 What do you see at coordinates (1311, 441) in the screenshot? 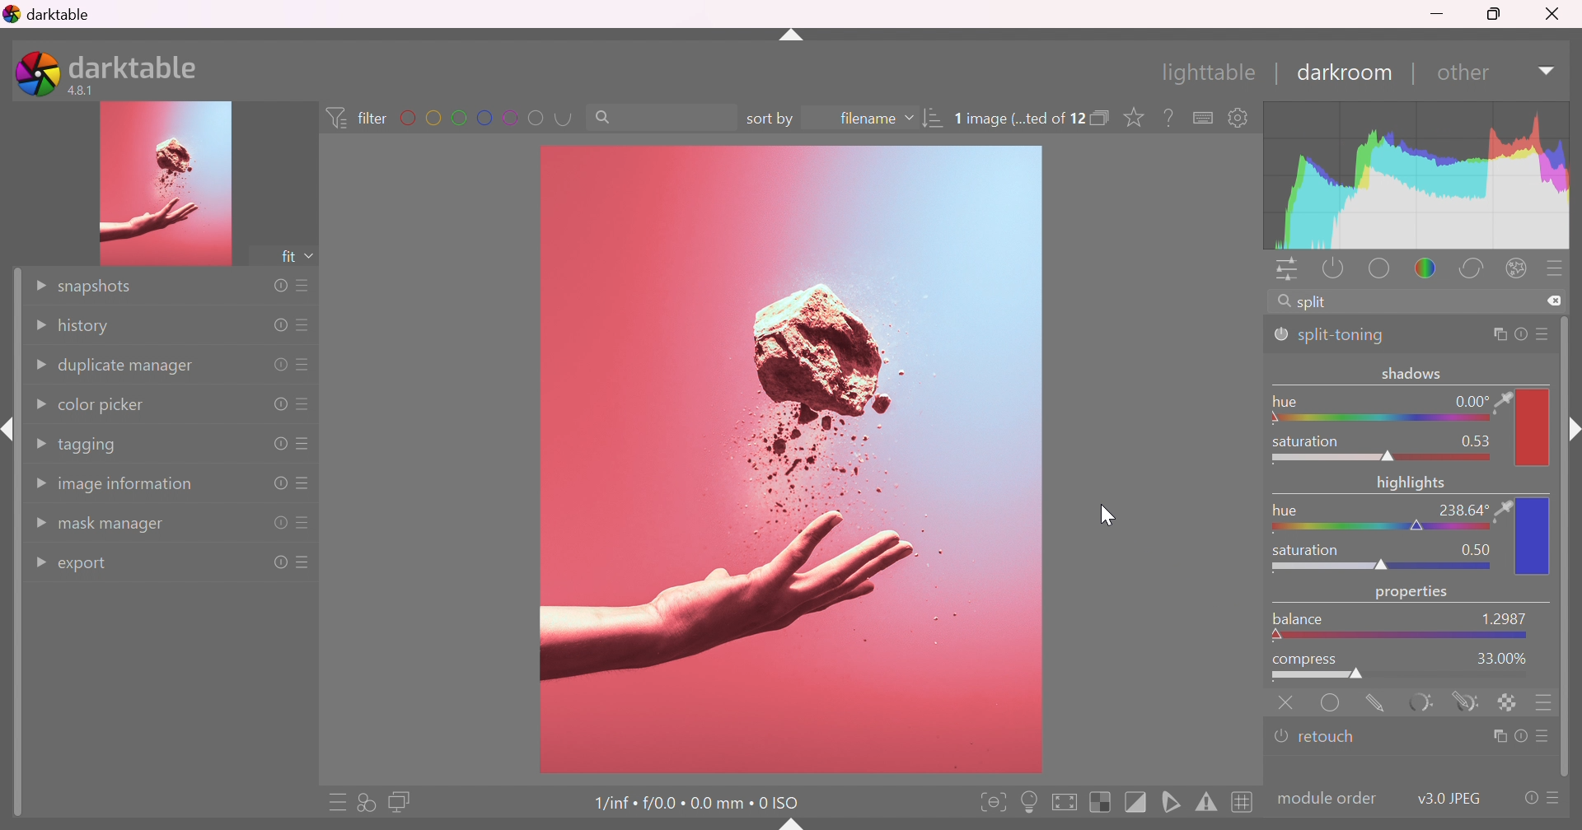
I see `saturation` at bounding box center [1311, 441].